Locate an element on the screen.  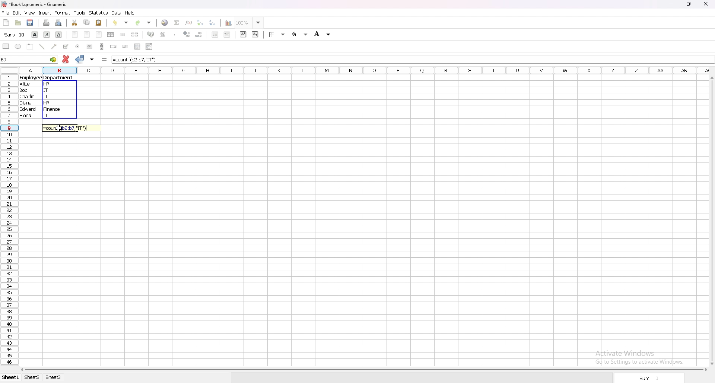
Alice is located at coordinates (25, 84).